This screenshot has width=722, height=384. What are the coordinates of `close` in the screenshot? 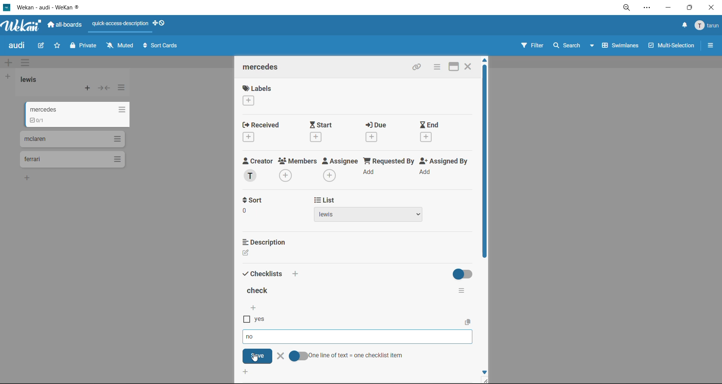 It's located at (469, 65).